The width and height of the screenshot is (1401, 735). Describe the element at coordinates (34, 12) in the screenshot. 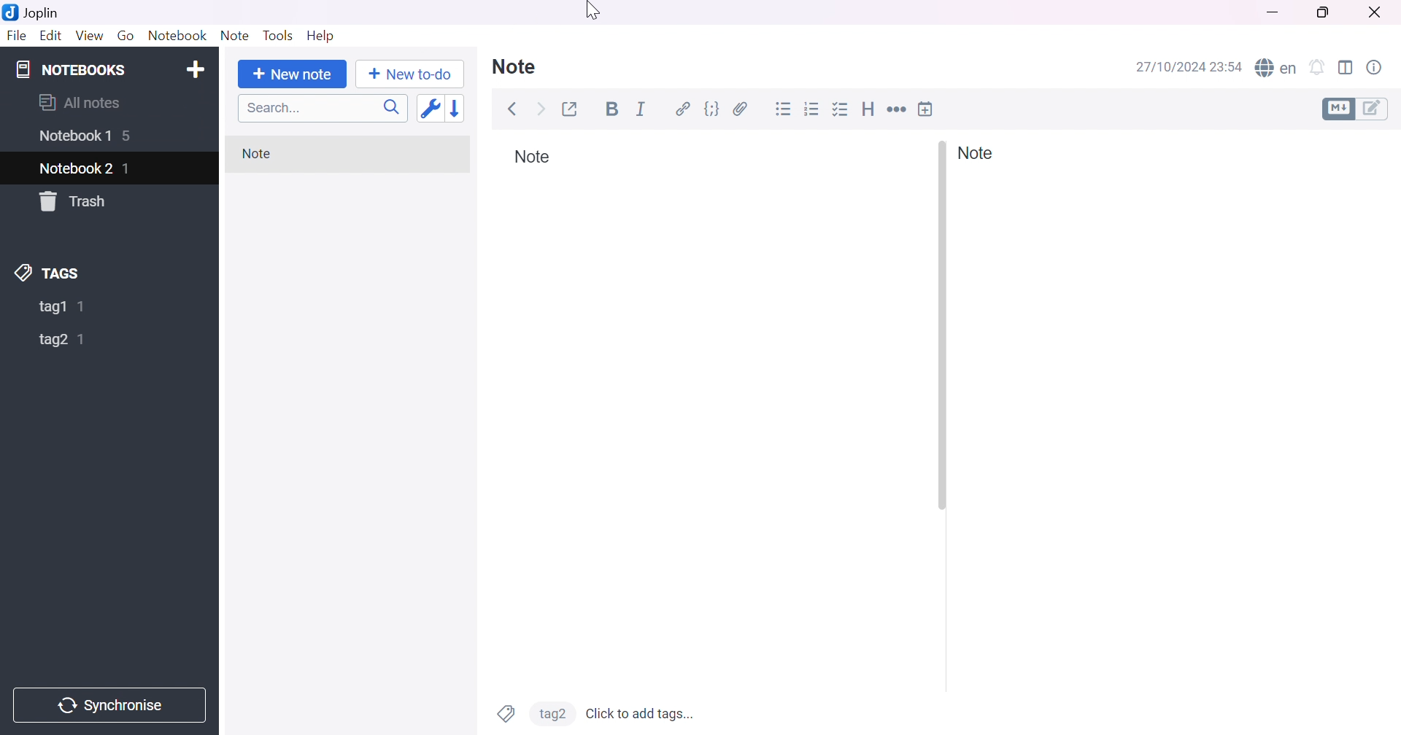

I see `Joplin` at that location.